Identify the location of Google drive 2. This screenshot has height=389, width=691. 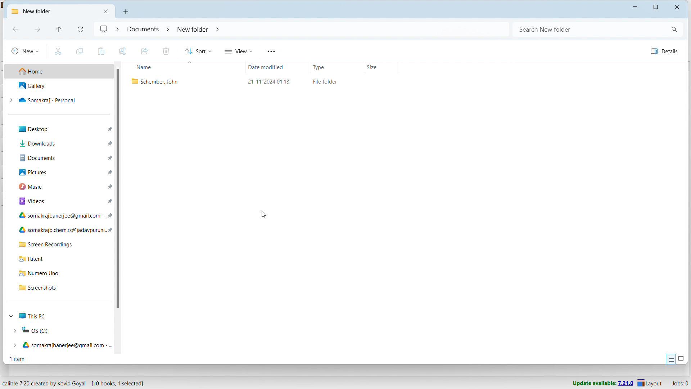
(65, 229).